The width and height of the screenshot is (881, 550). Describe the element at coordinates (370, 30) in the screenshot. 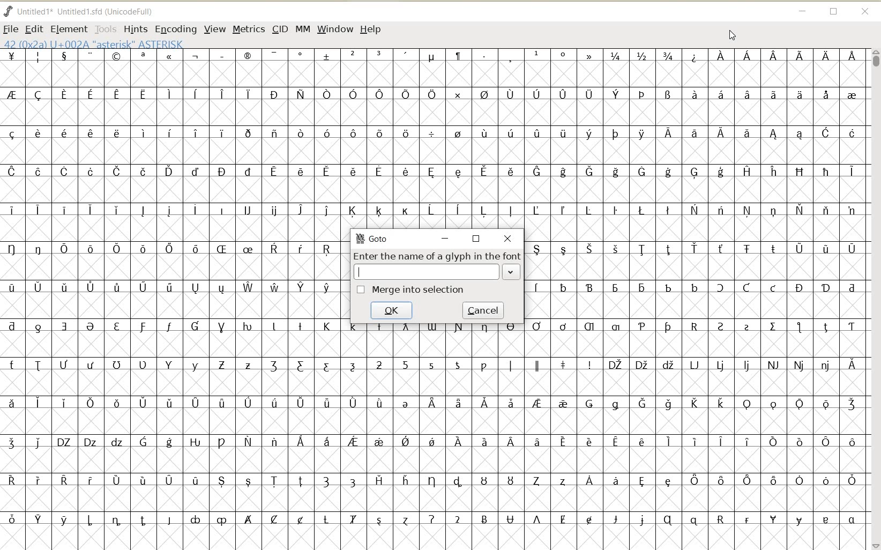

I see `HELP` at that location.